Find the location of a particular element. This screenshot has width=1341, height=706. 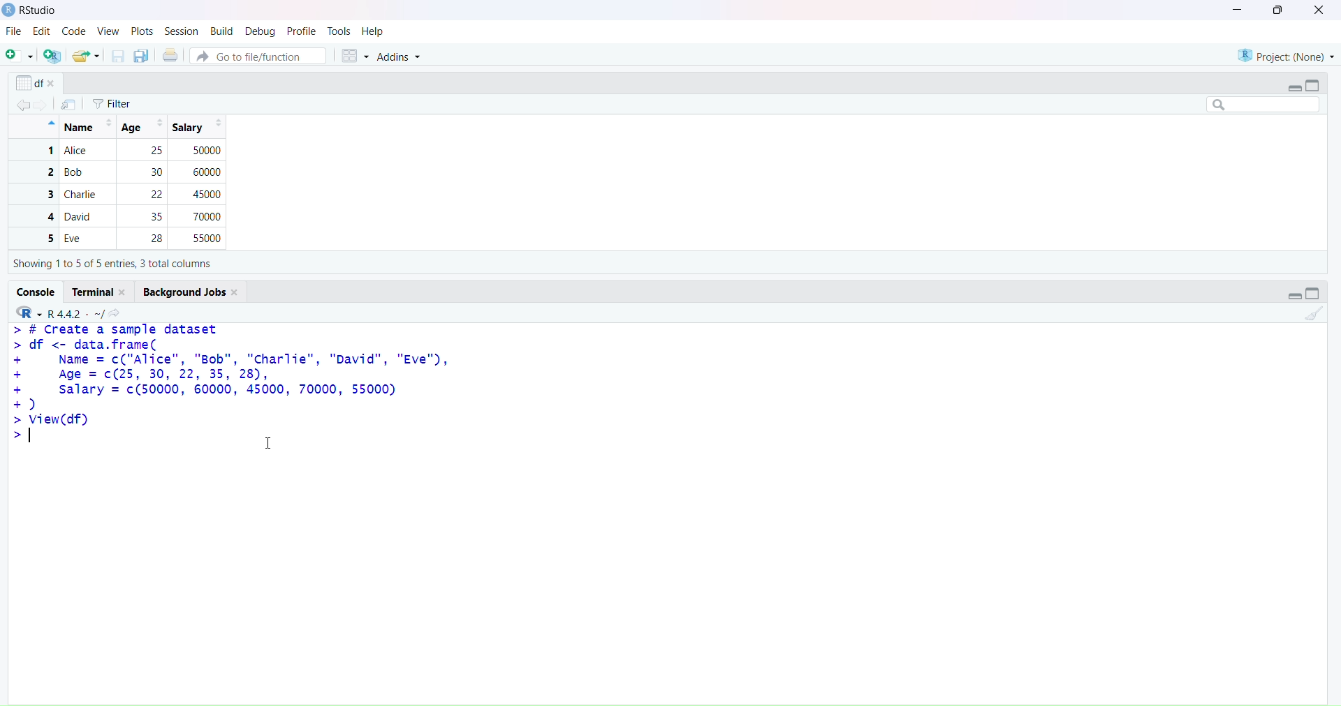

clear console is located at coordinates (1315, 314).